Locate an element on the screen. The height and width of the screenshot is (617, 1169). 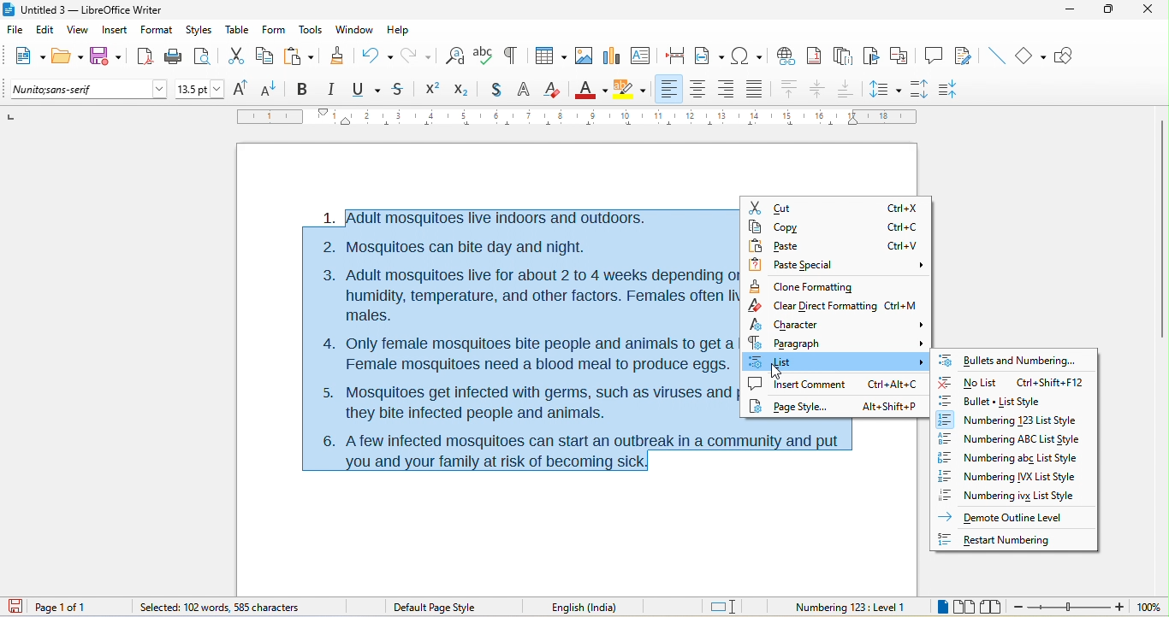
outline font effect is located at coordinates (524, 91).